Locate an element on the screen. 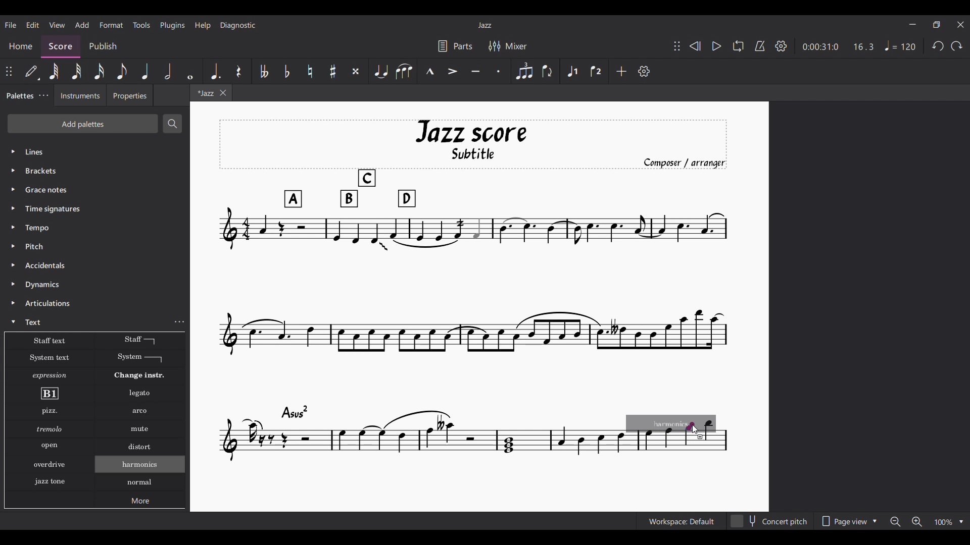 This screenshot has height=545, width=970. Music Notes is located at coordinates (415, 437).